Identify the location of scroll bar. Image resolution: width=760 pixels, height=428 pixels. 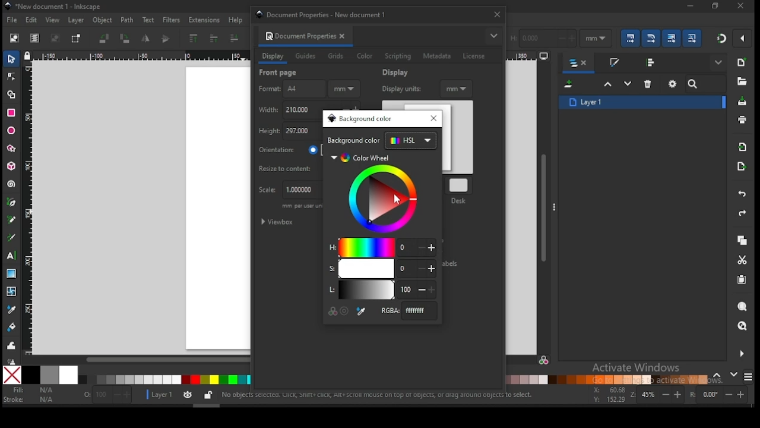
(137, 360).